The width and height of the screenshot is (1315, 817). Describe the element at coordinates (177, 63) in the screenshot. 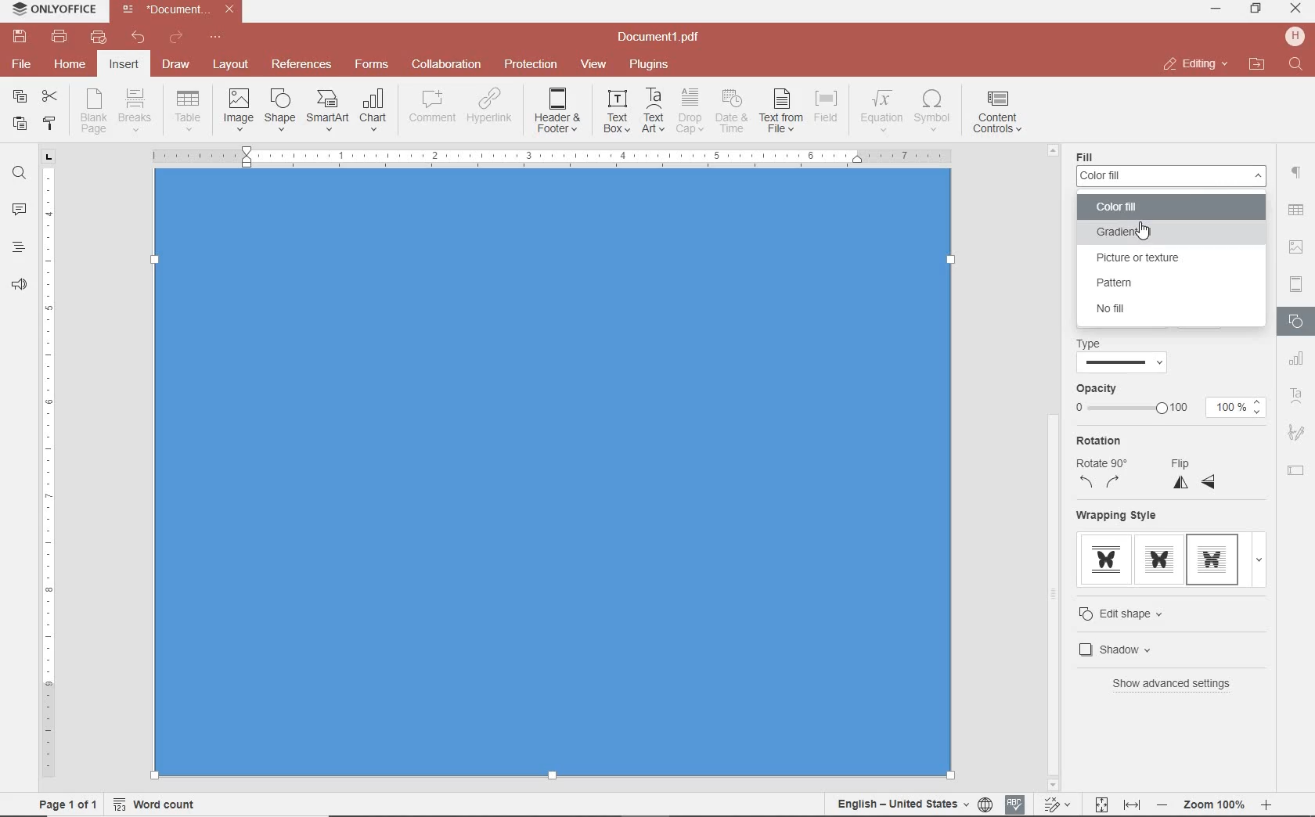

I see `draw` at that location.